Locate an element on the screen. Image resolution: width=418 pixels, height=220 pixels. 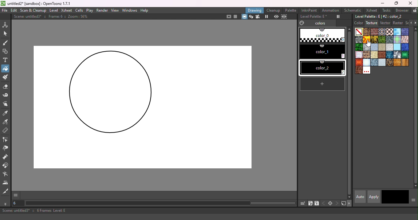
Blender tool is located at coordinates (6, 174).